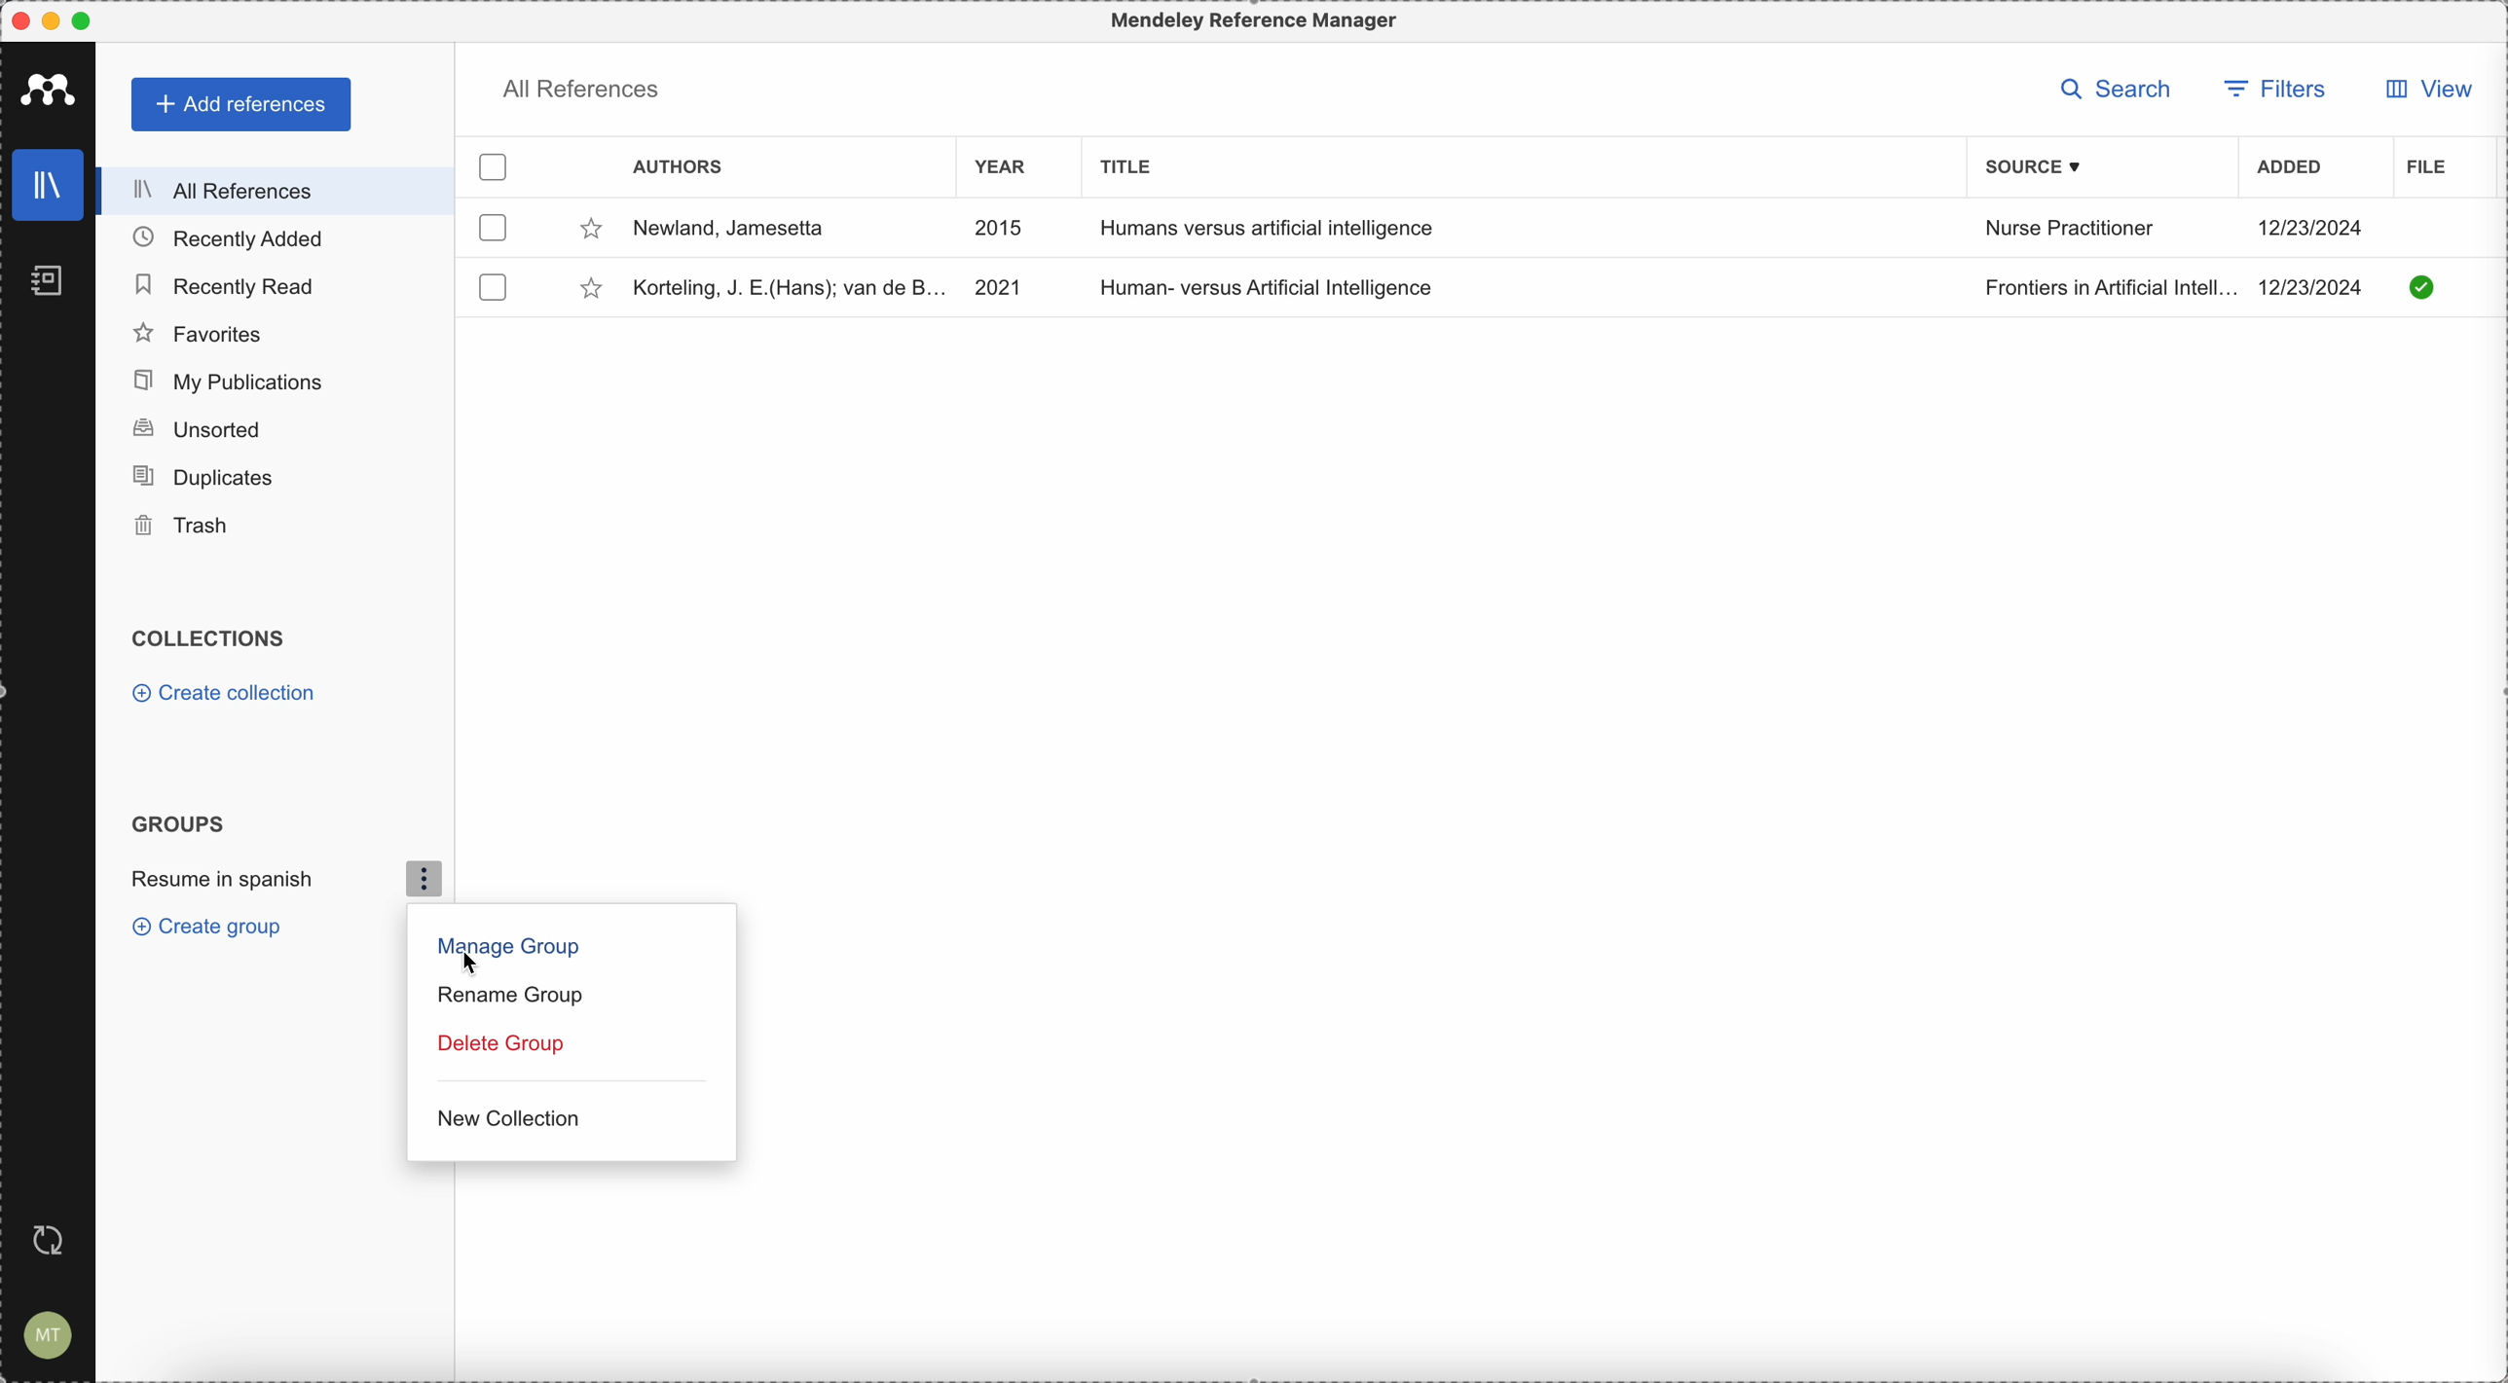 This screenshot has height=1383, width=2508. What do you see at coordinates (1249, 21) in the screenshot?
I see `Mendeley Reference Manager` at bounding box center [1249, 21].